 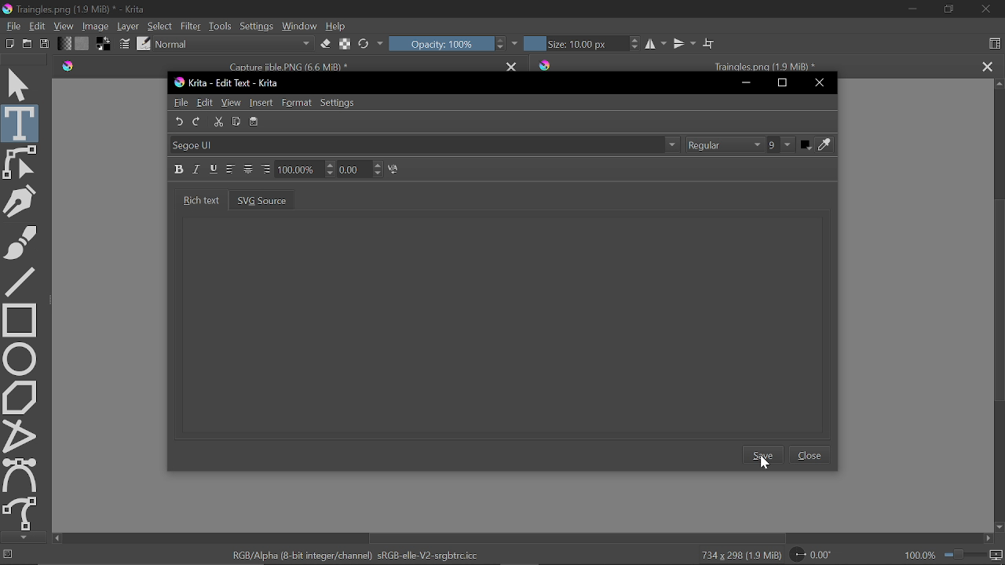 I want to click on Traingles.png (1.9 MiB) * - Krita, so click(x=75, y=9).